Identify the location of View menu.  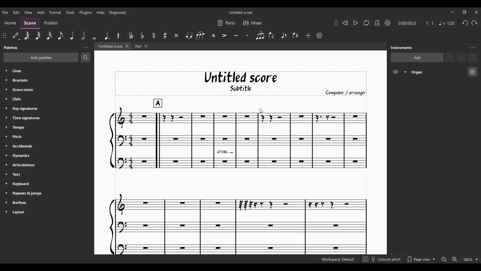
(28, 12).